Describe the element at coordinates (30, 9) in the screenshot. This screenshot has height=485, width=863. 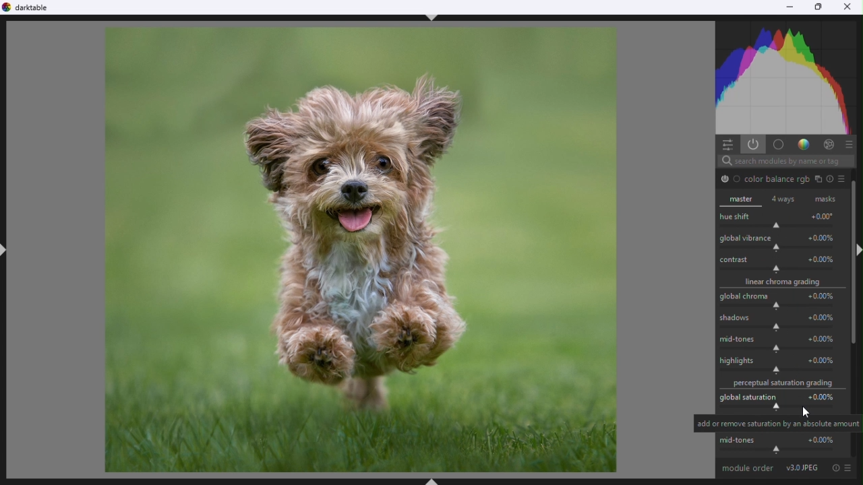
I see `Dark table` at that location.